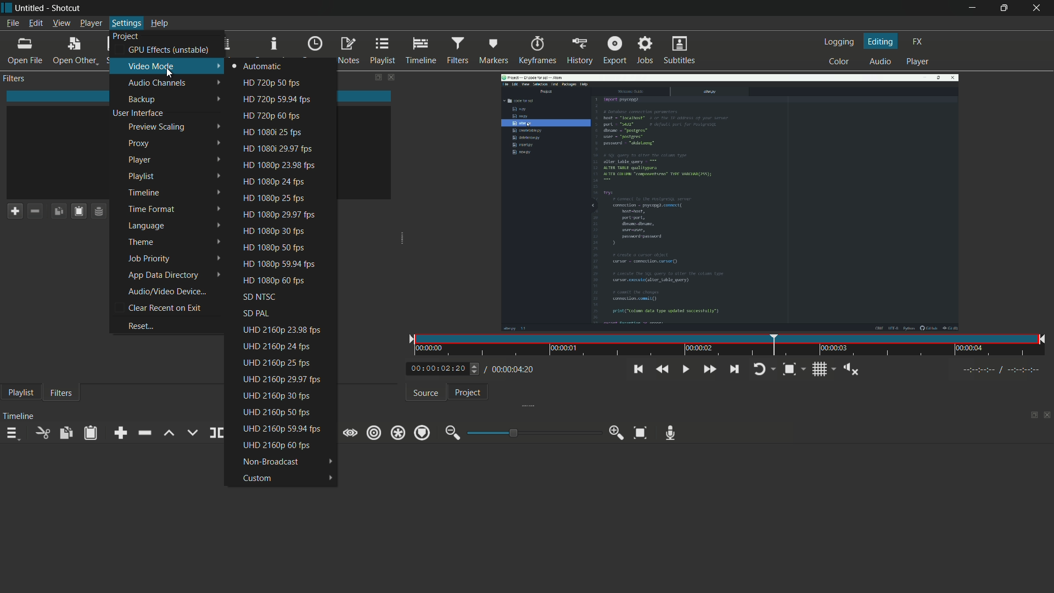  What do you see at coordinates (14, 79) in the screenshot?
I see `filters` at bounding box center [14, 79].